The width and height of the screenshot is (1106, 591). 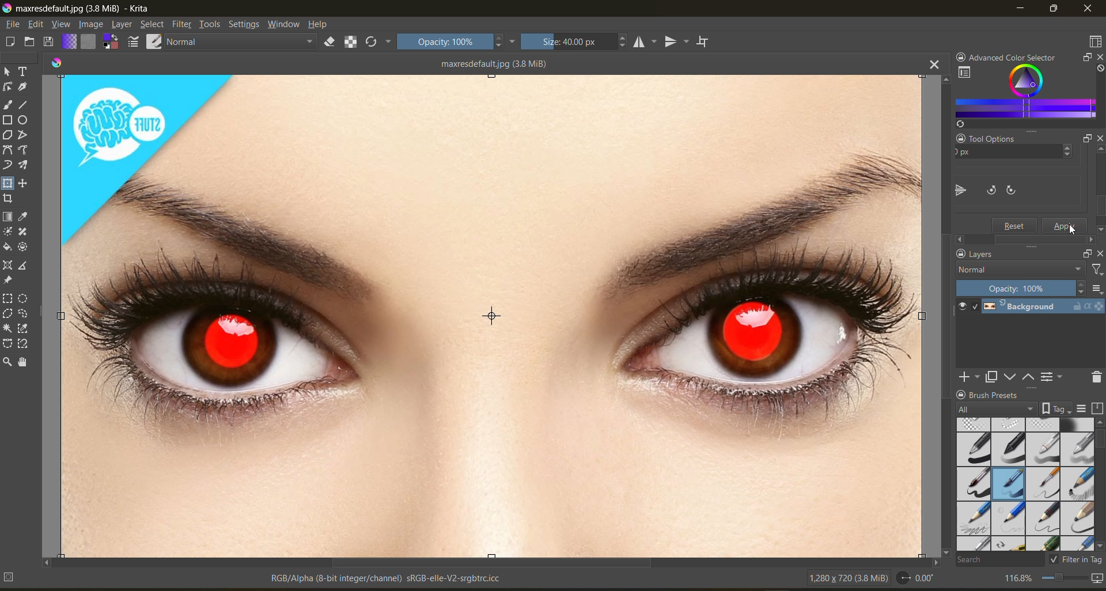 I want to click on close, so click(x=1088, y=10).